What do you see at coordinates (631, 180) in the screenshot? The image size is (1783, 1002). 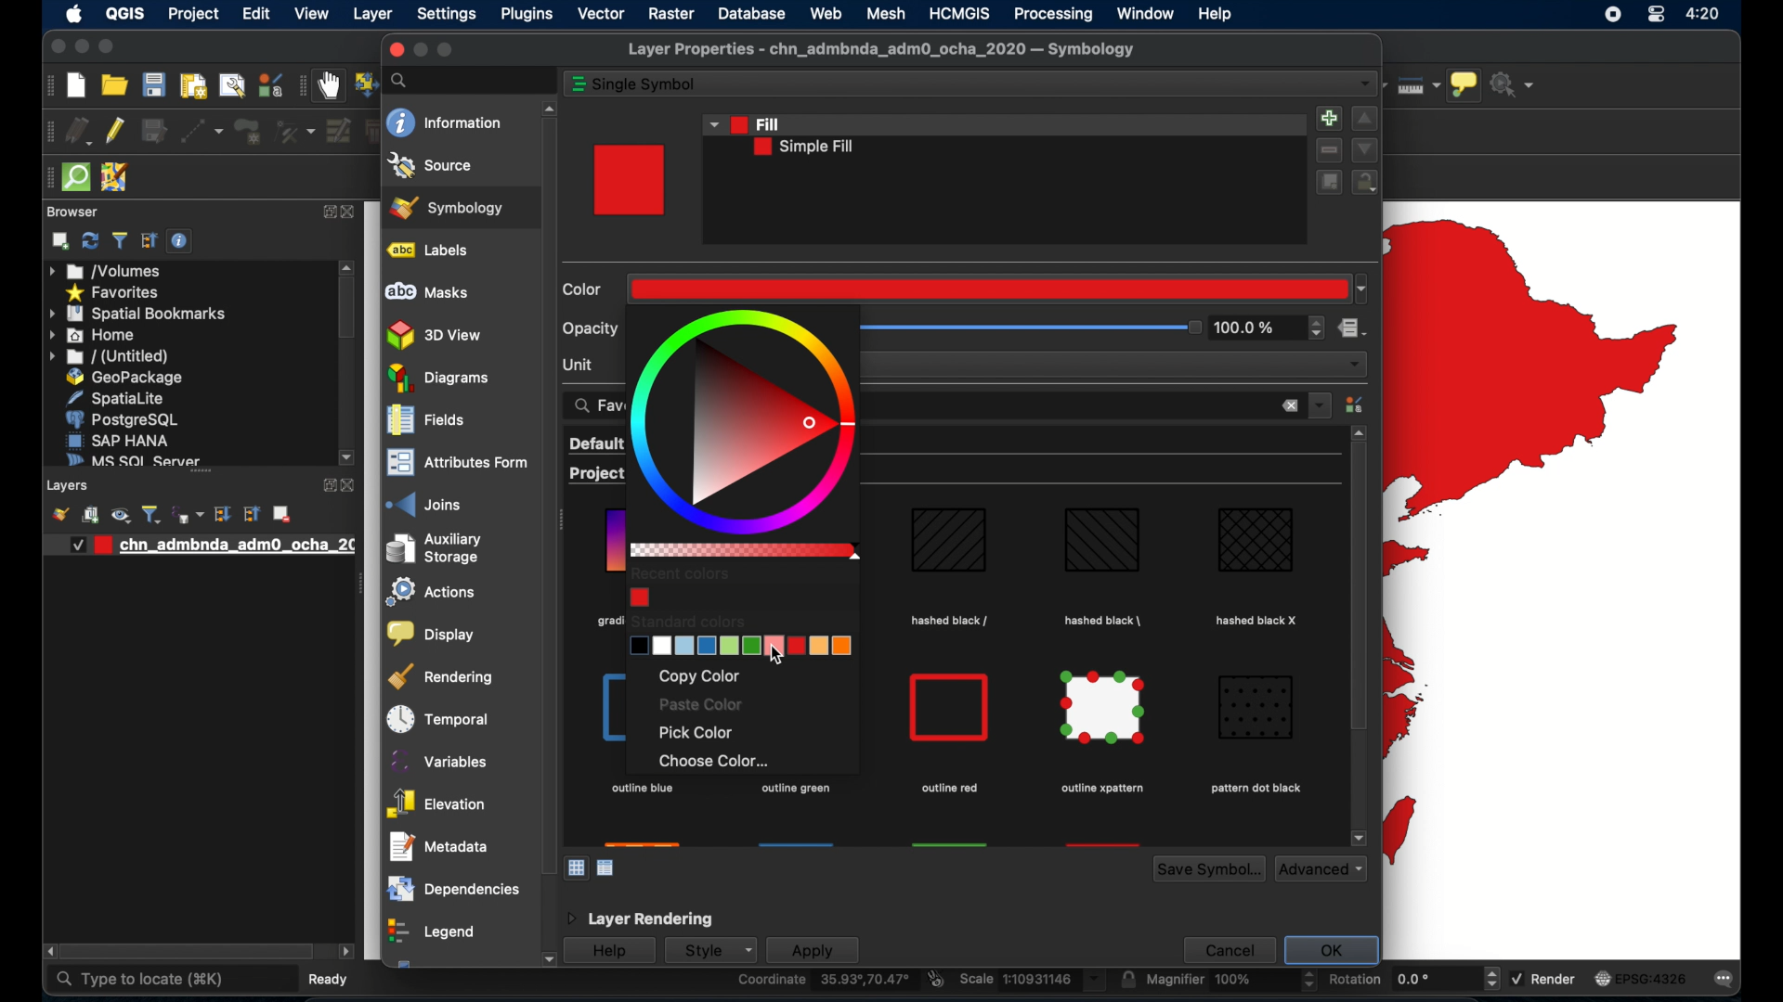 I see `red color preview` at bounding box center [631, 180].